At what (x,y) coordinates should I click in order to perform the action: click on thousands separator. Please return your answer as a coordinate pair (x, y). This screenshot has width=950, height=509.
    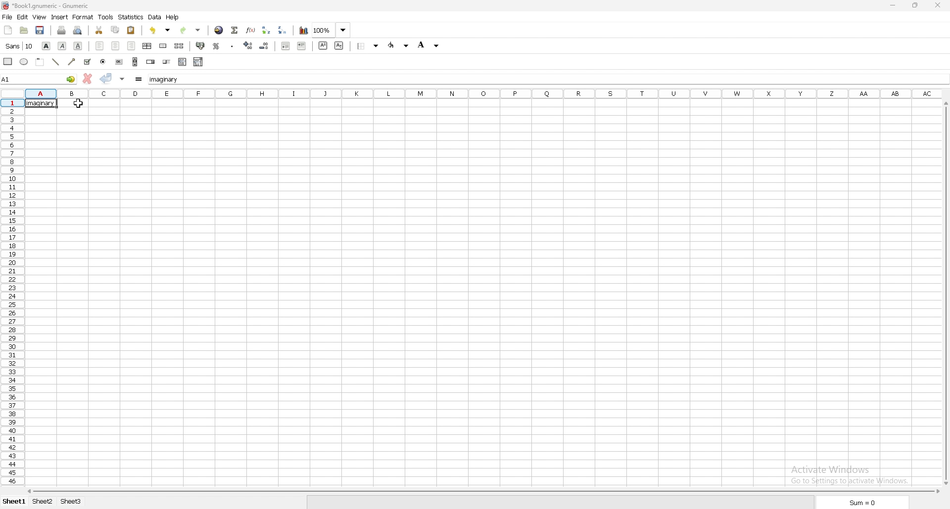
    Looking at the image, I should click on (232, 45).